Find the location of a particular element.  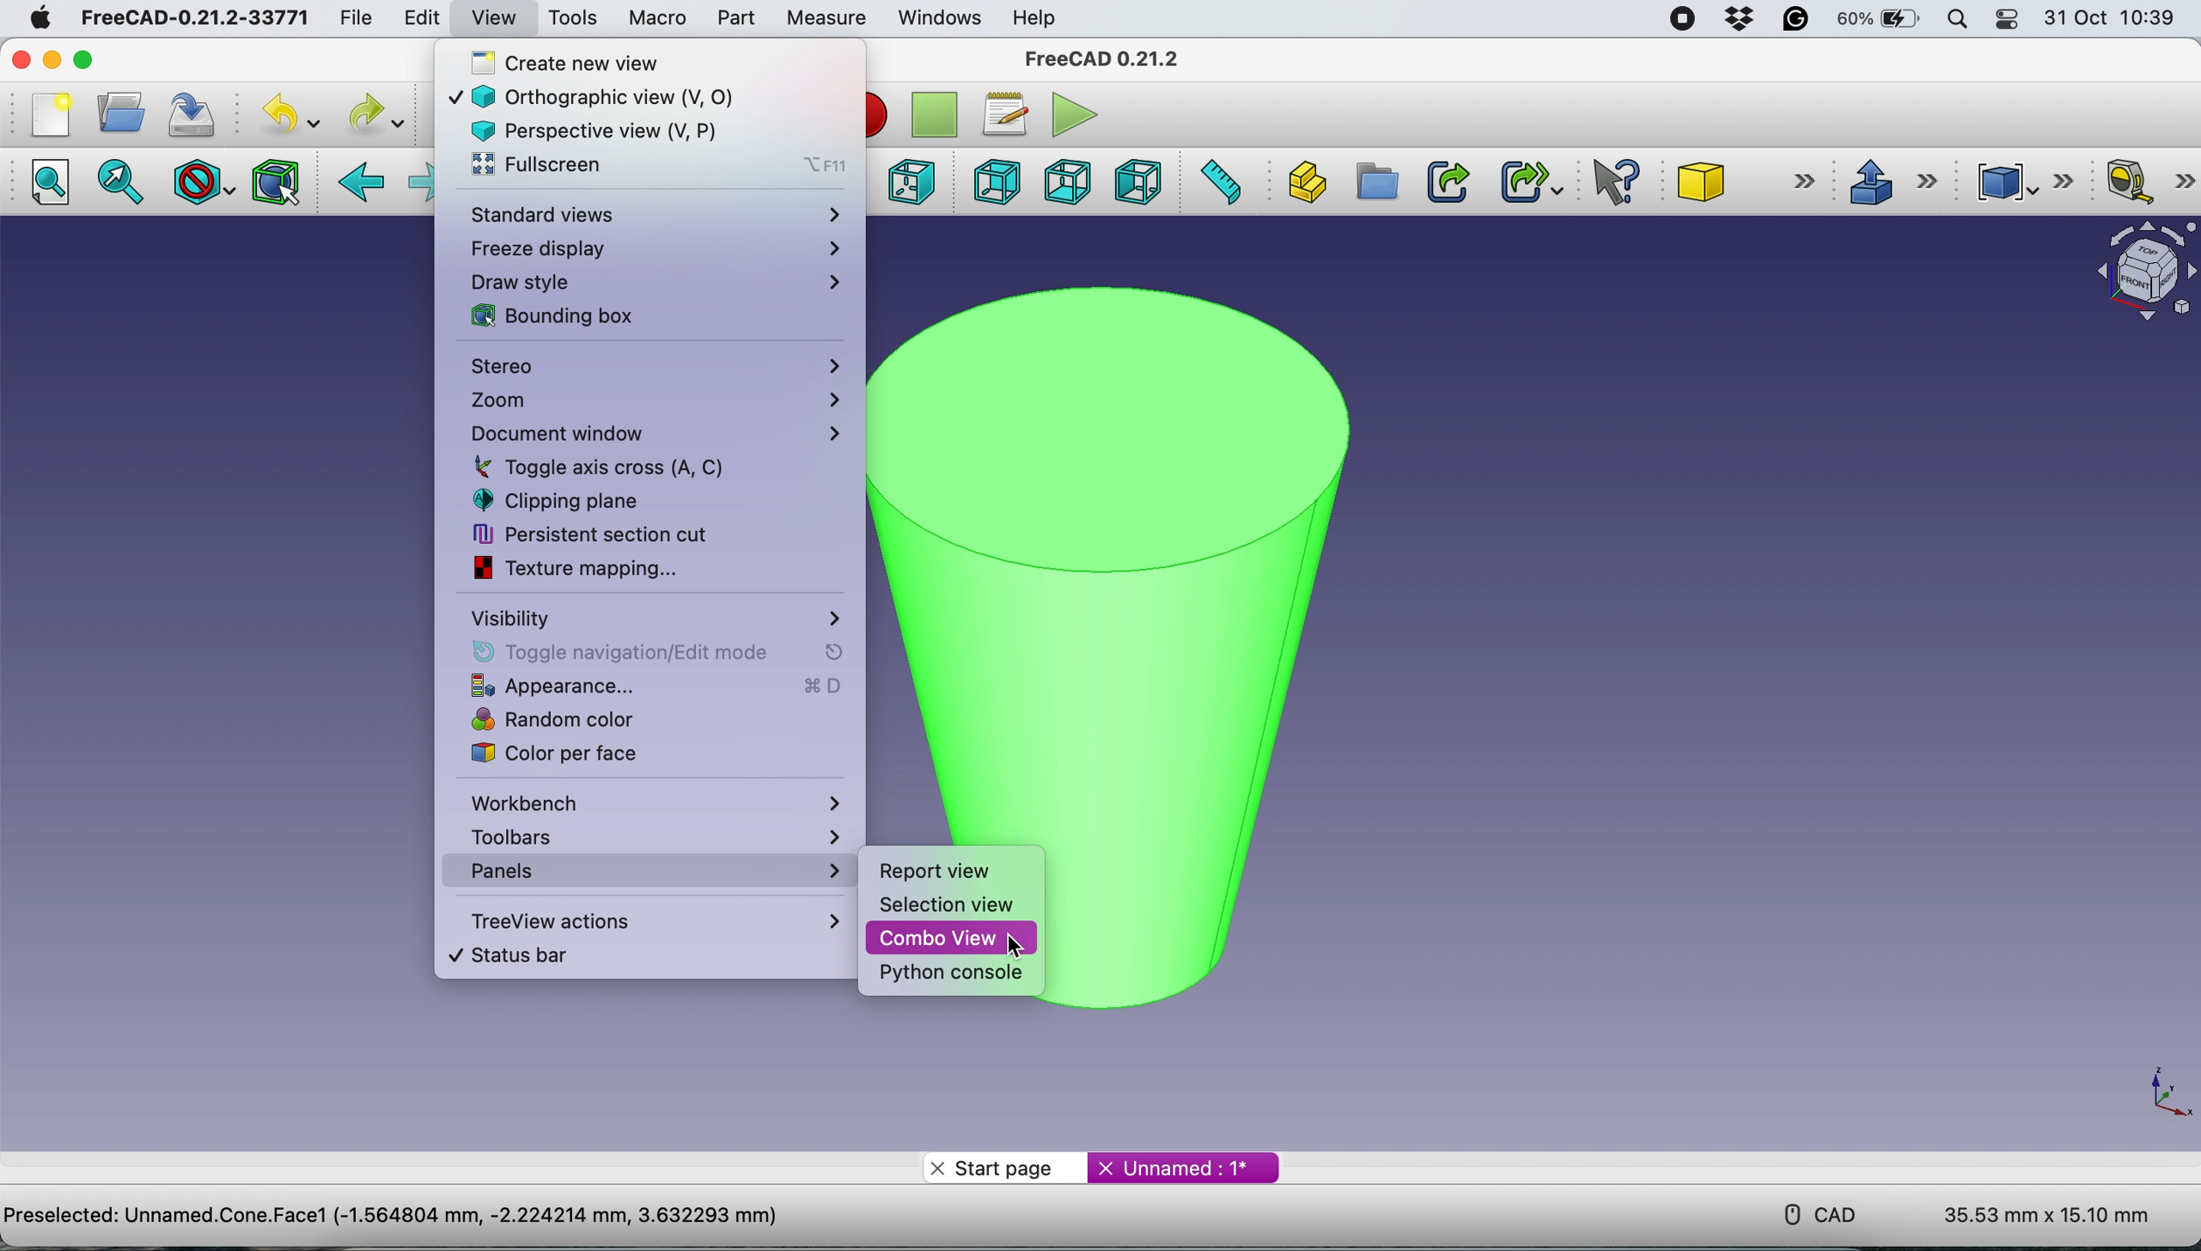

31 oct 10:39 is located at coordinates (2118, 19).